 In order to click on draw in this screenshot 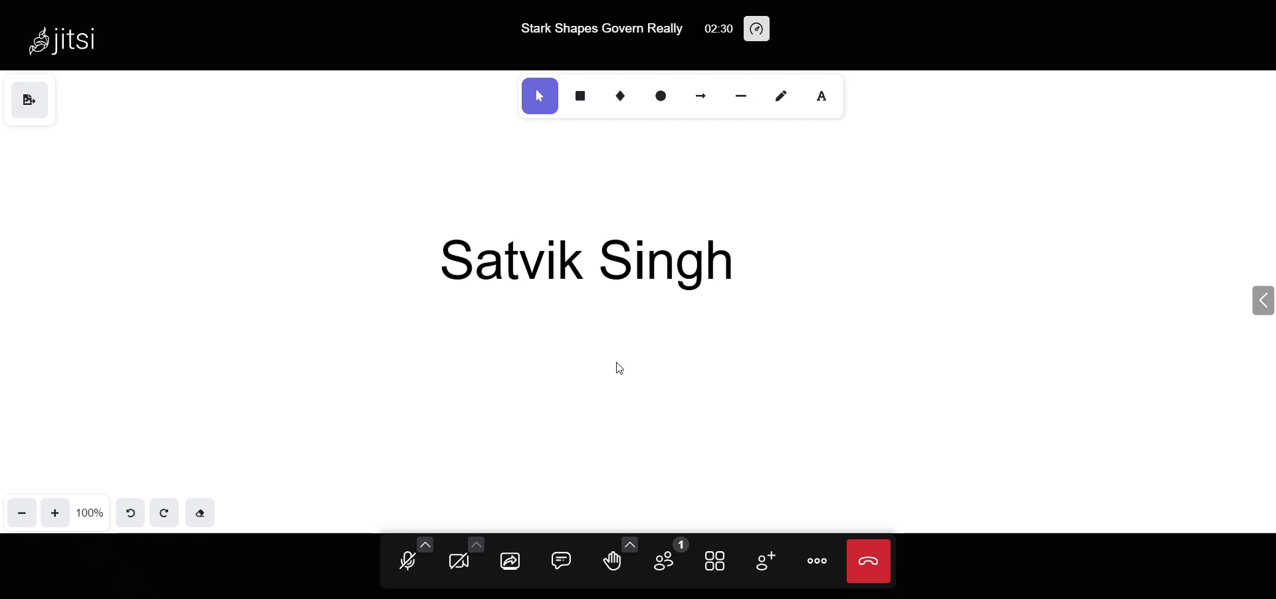, I will do `click(781, 97)`.